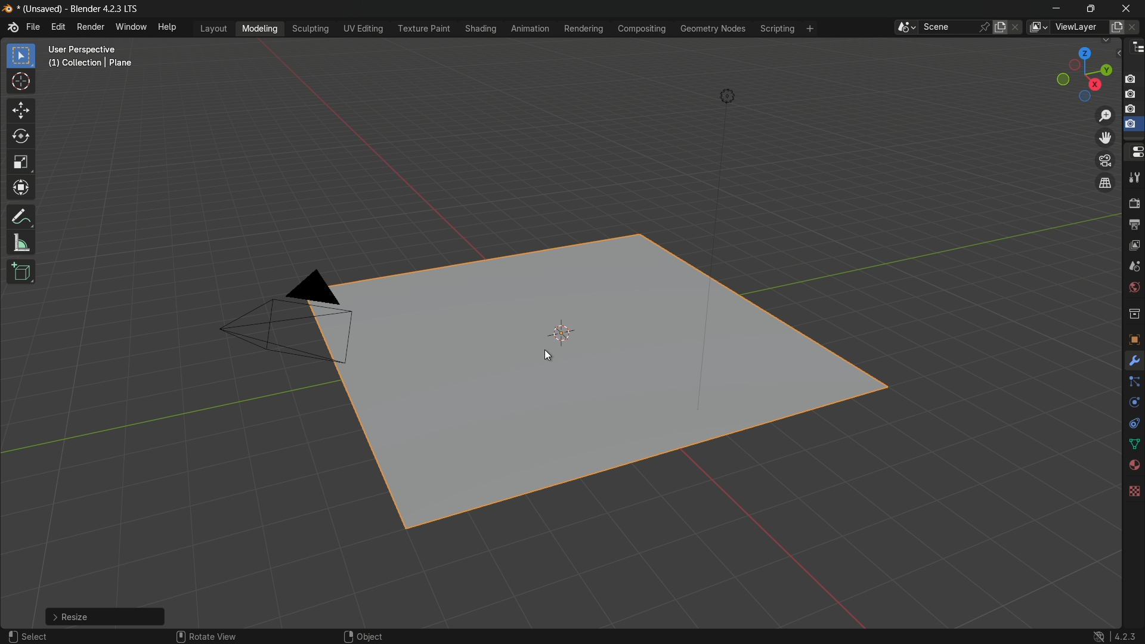  Describe the element at coordinates (11, 29) in the screenshot. I see `logo` at that location.